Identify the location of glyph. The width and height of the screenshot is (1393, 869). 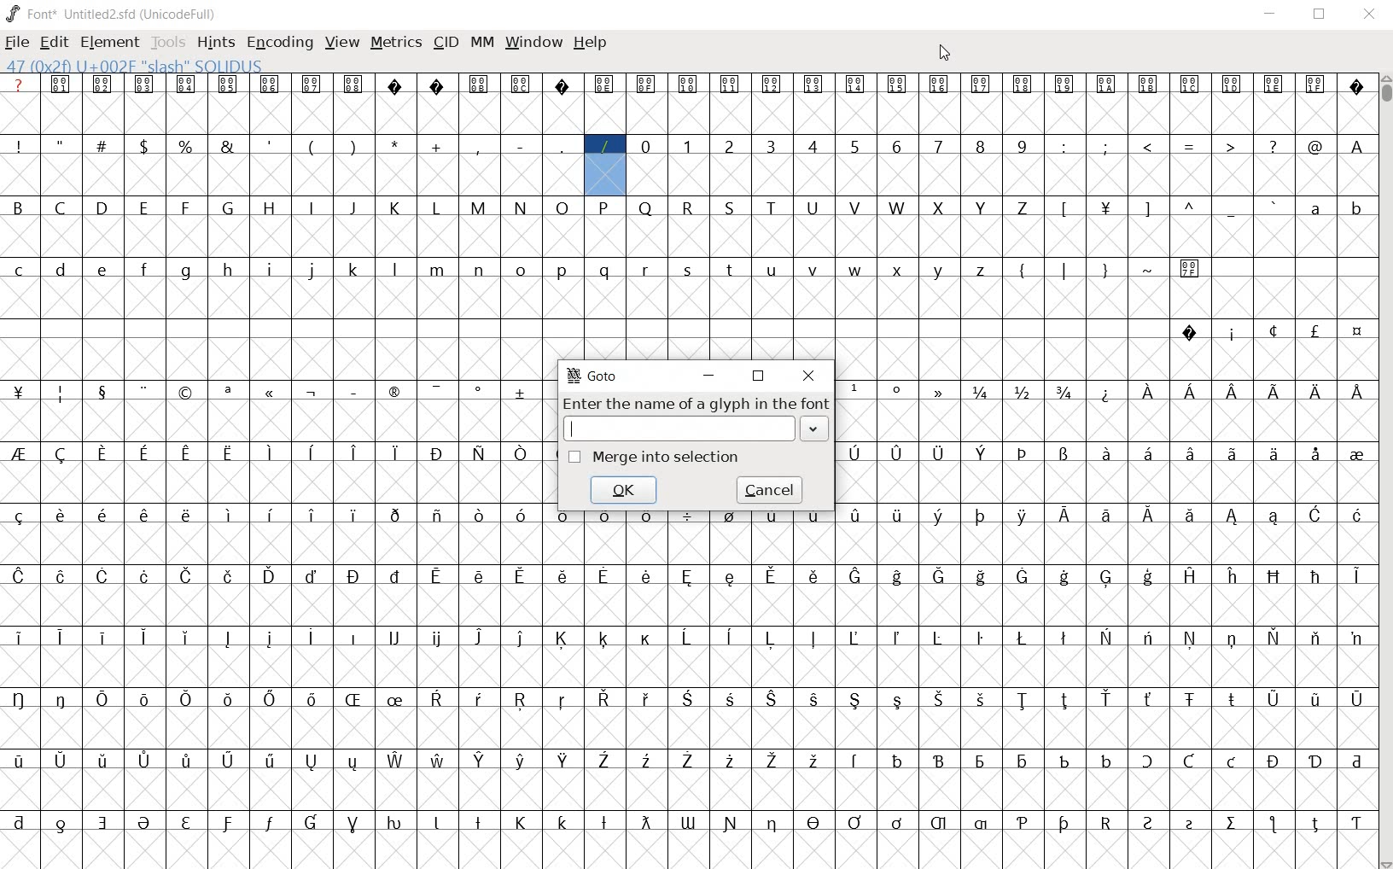
(270, 208).